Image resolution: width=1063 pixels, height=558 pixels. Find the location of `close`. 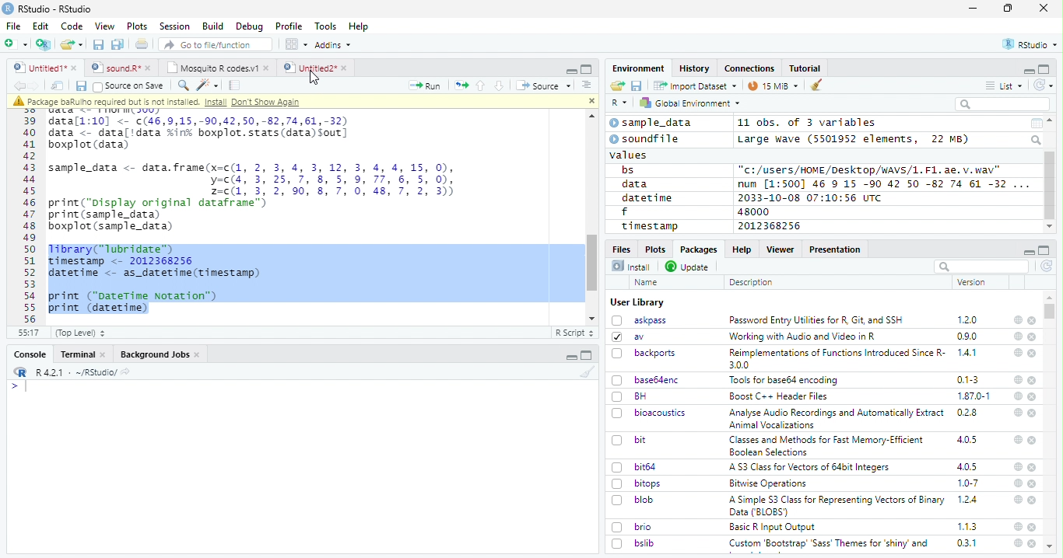

close is located at coordinates (1033, 500).